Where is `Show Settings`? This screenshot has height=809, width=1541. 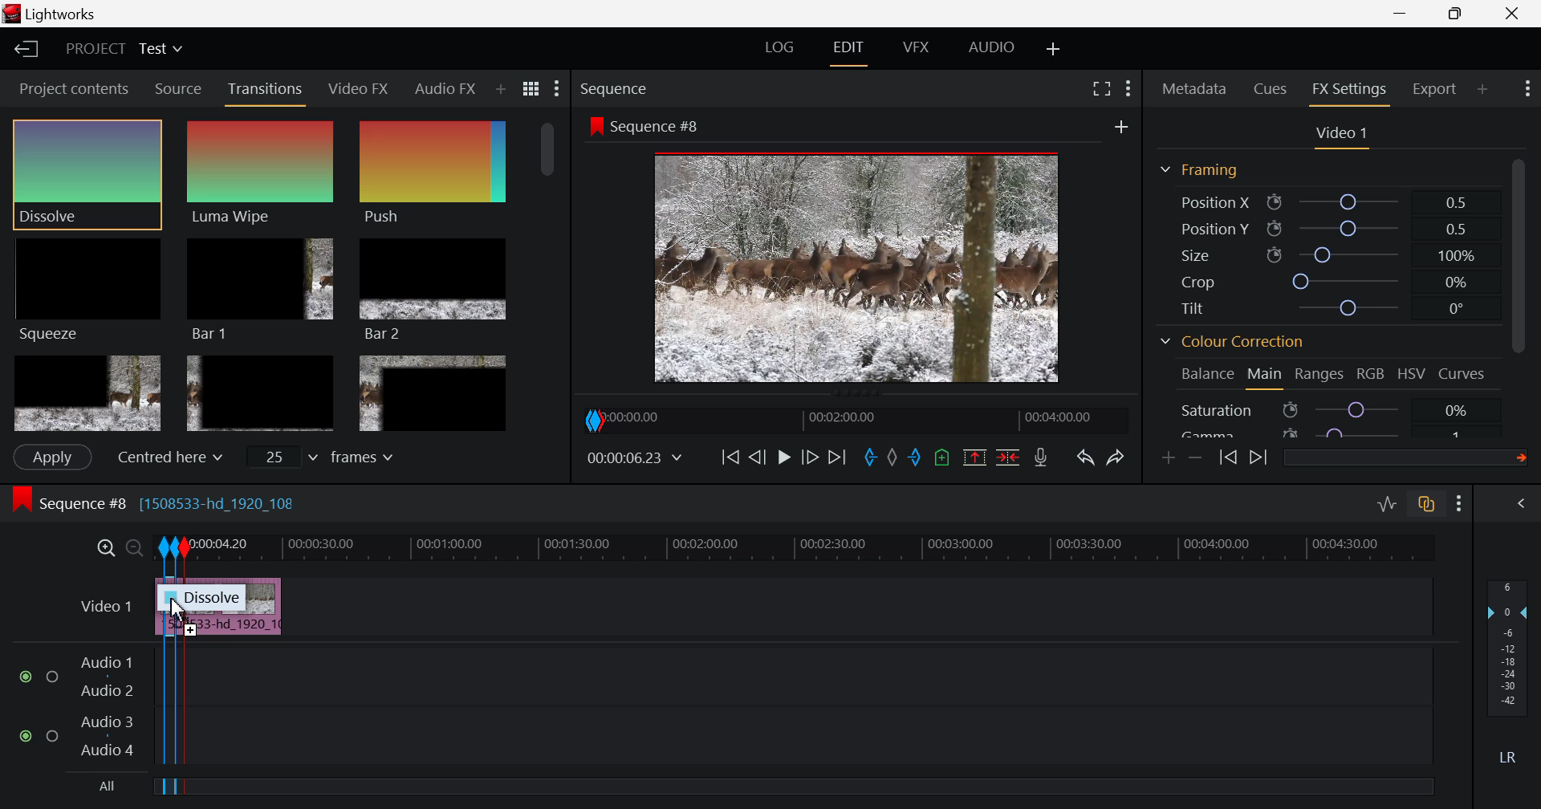 Show Settings is located at coordinates (1526, 89).